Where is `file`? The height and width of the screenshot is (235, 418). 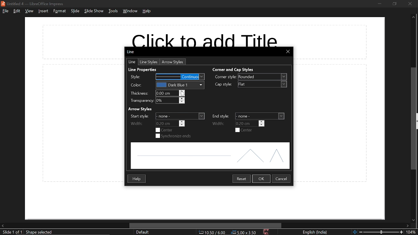
file is located at coordinates (6, 11).